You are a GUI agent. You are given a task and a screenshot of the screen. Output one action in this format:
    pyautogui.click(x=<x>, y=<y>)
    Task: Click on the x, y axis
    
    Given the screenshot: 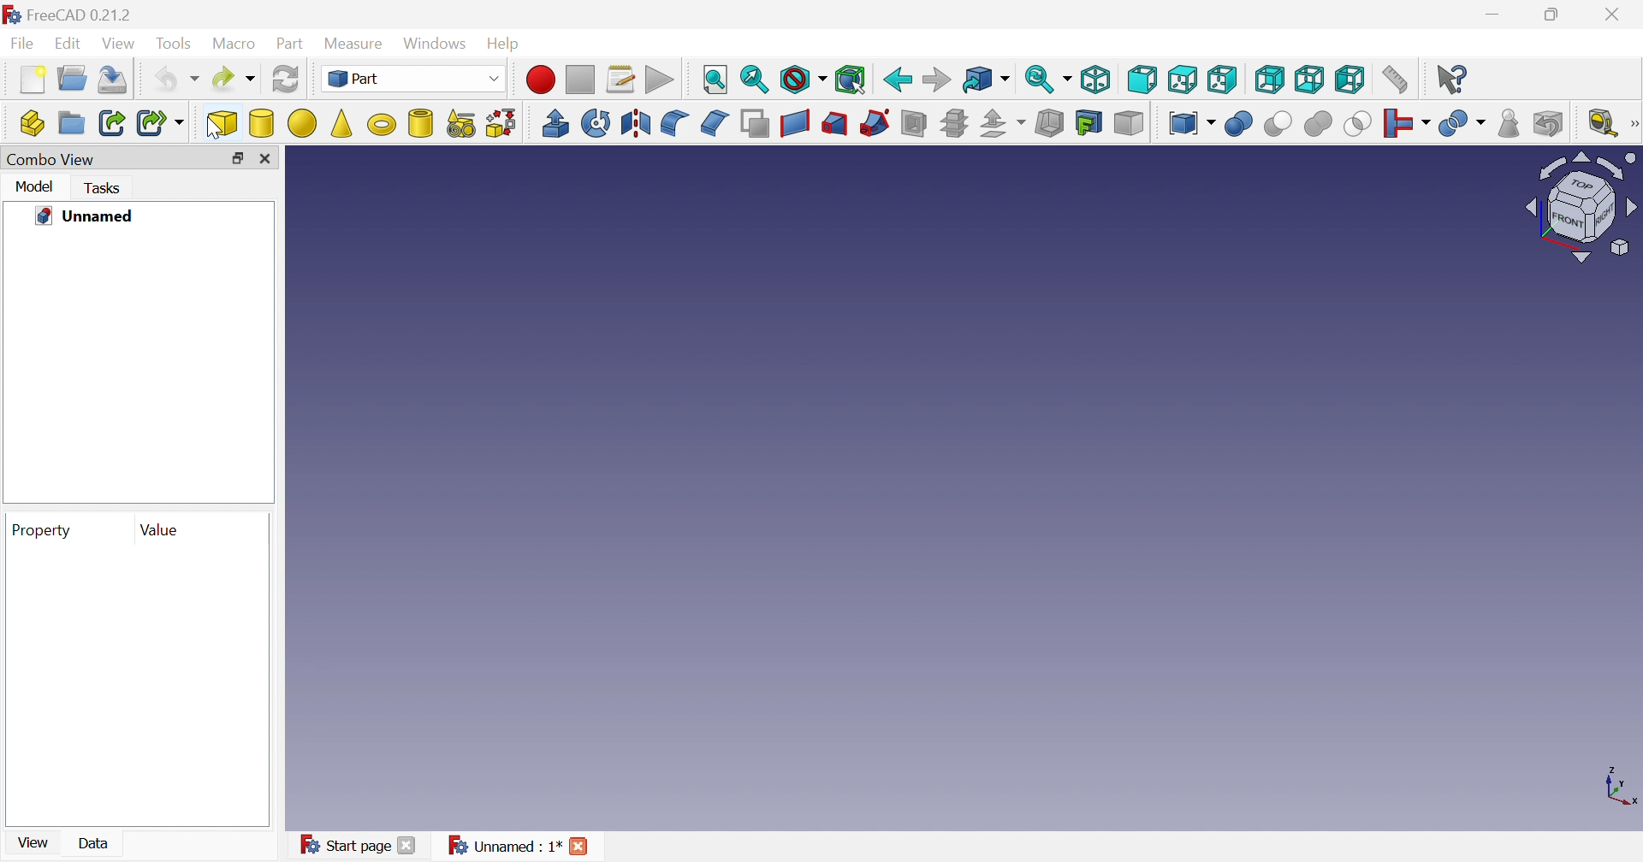 What is the action you would take?
    pyautogui.click(x=1617, y=788)
    